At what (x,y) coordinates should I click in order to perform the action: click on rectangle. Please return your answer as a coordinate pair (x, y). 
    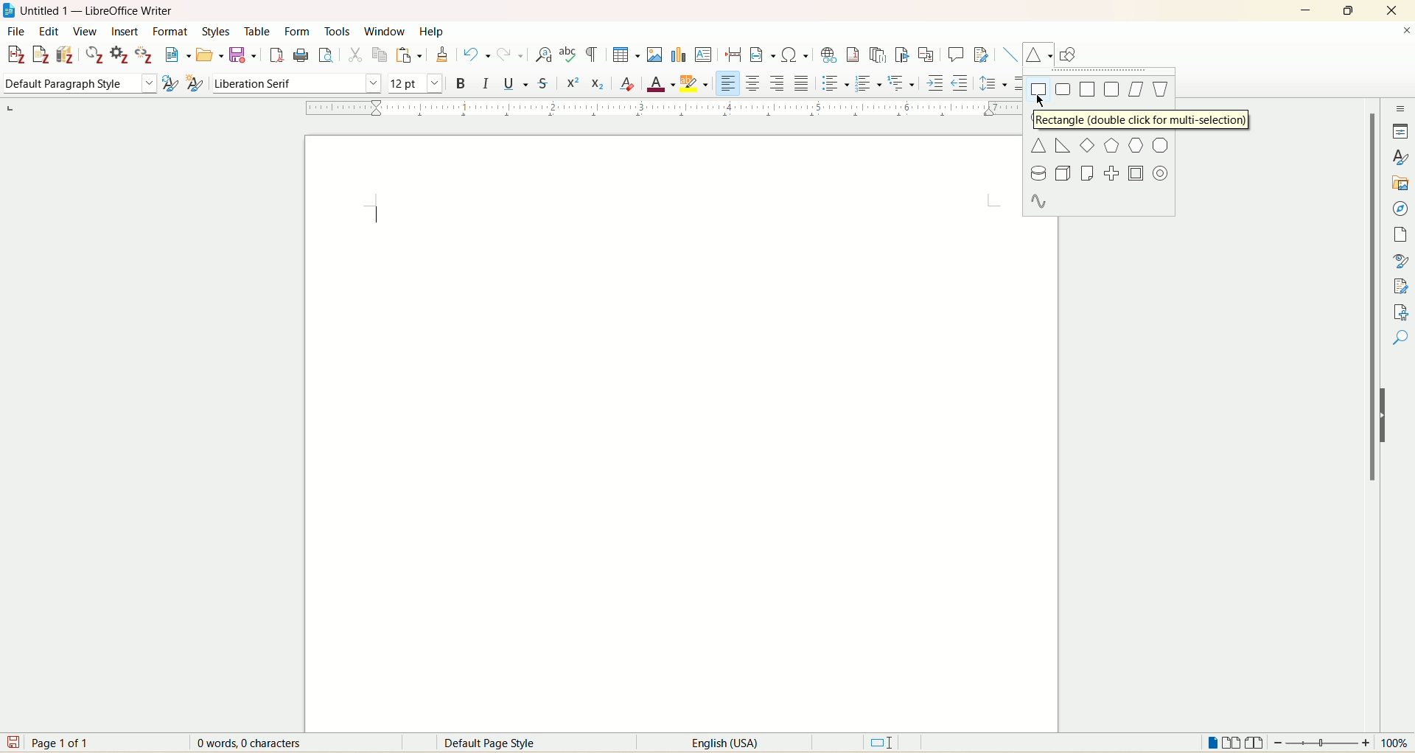
    Looking at the image, I should click on (1040, 88).